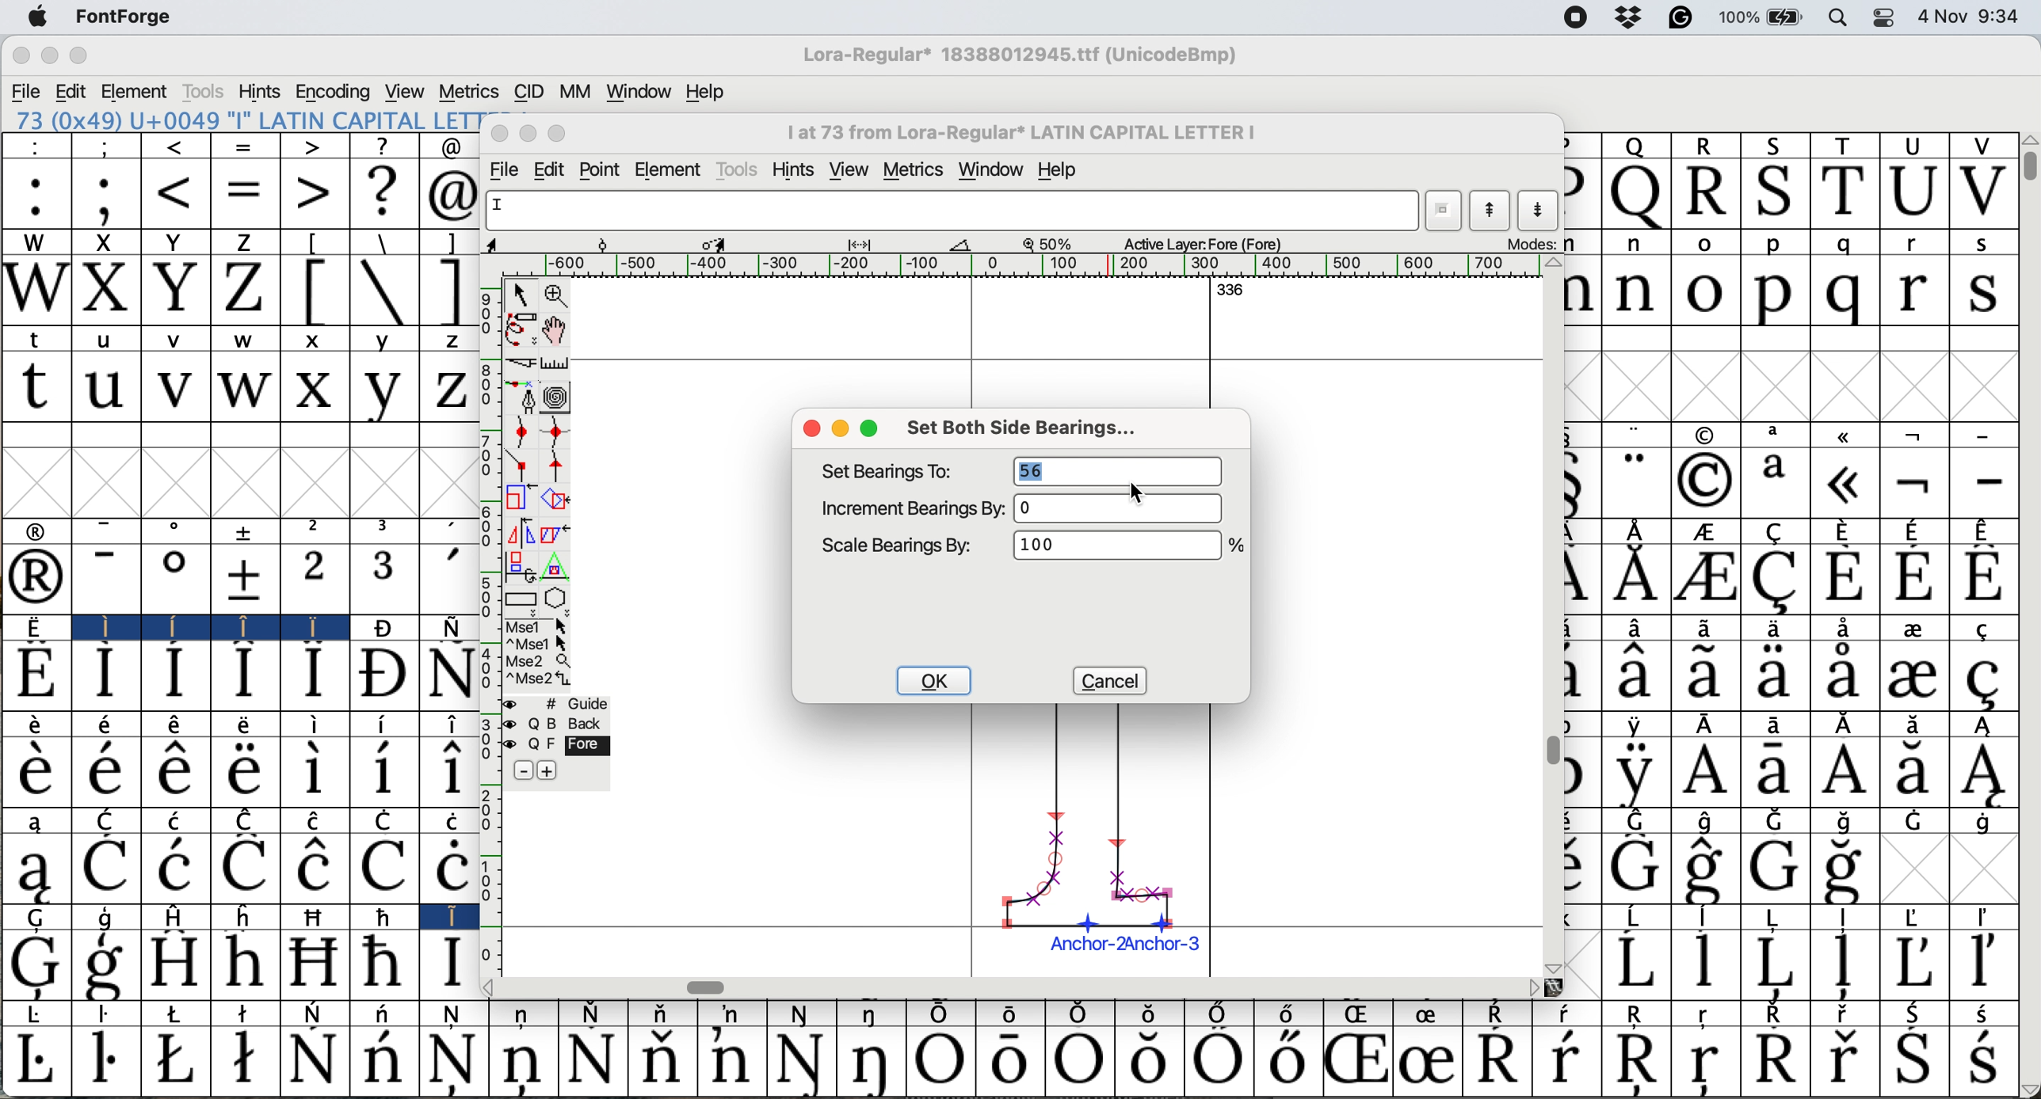 This screenshot has width=2041, height=1099. Describe the element at coordinates (1917, 915) in the screenshot. I see `Symbol` at that location.